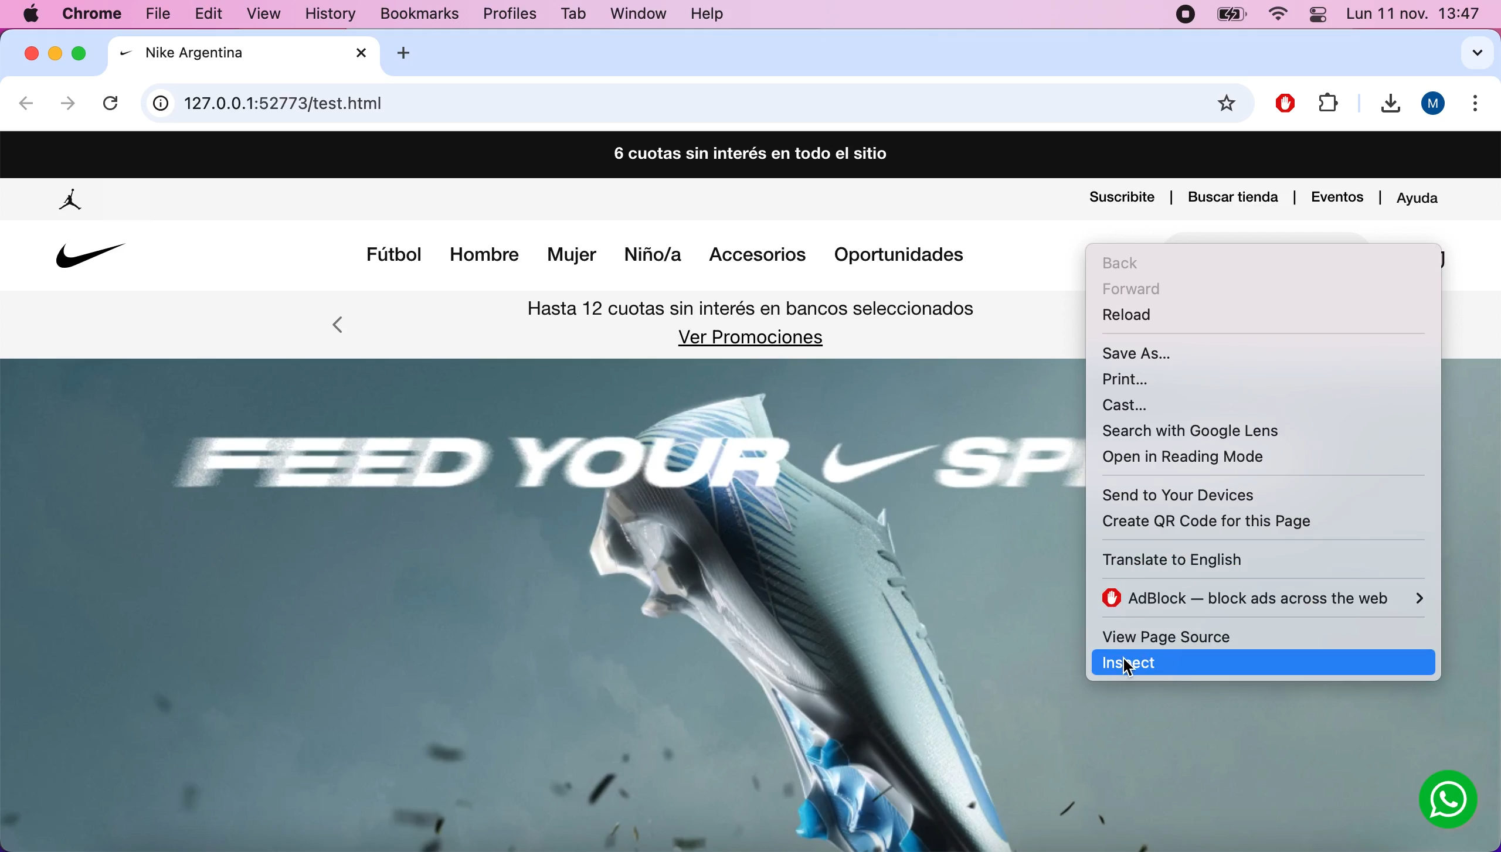 The image size is (1501, 852). Describe the element at coordinates (1287, 100) in the screenshot. I see `stop ad blocker` at that location.